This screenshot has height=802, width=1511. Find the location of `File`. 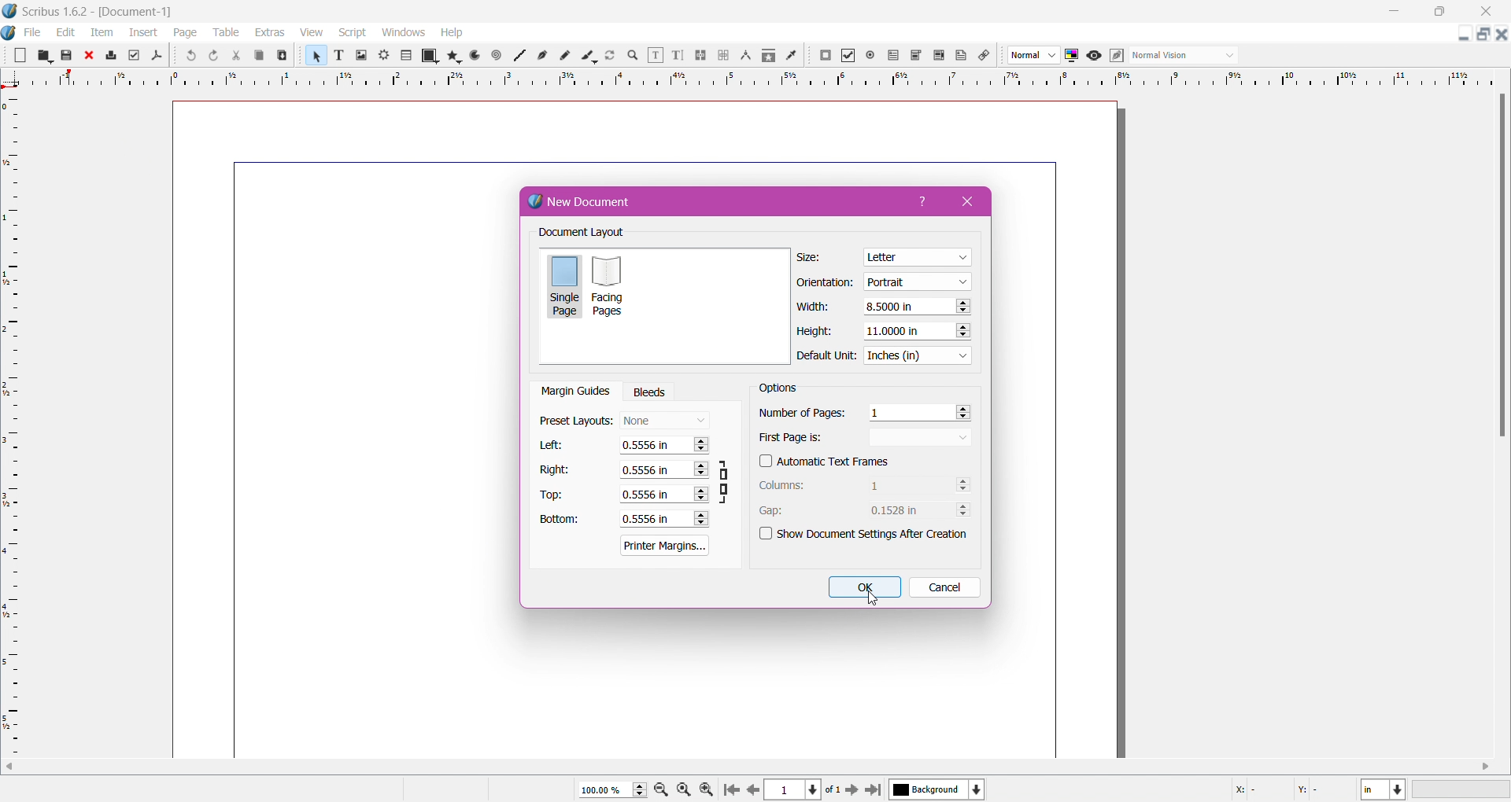

File is located at coordinates (34, 31).